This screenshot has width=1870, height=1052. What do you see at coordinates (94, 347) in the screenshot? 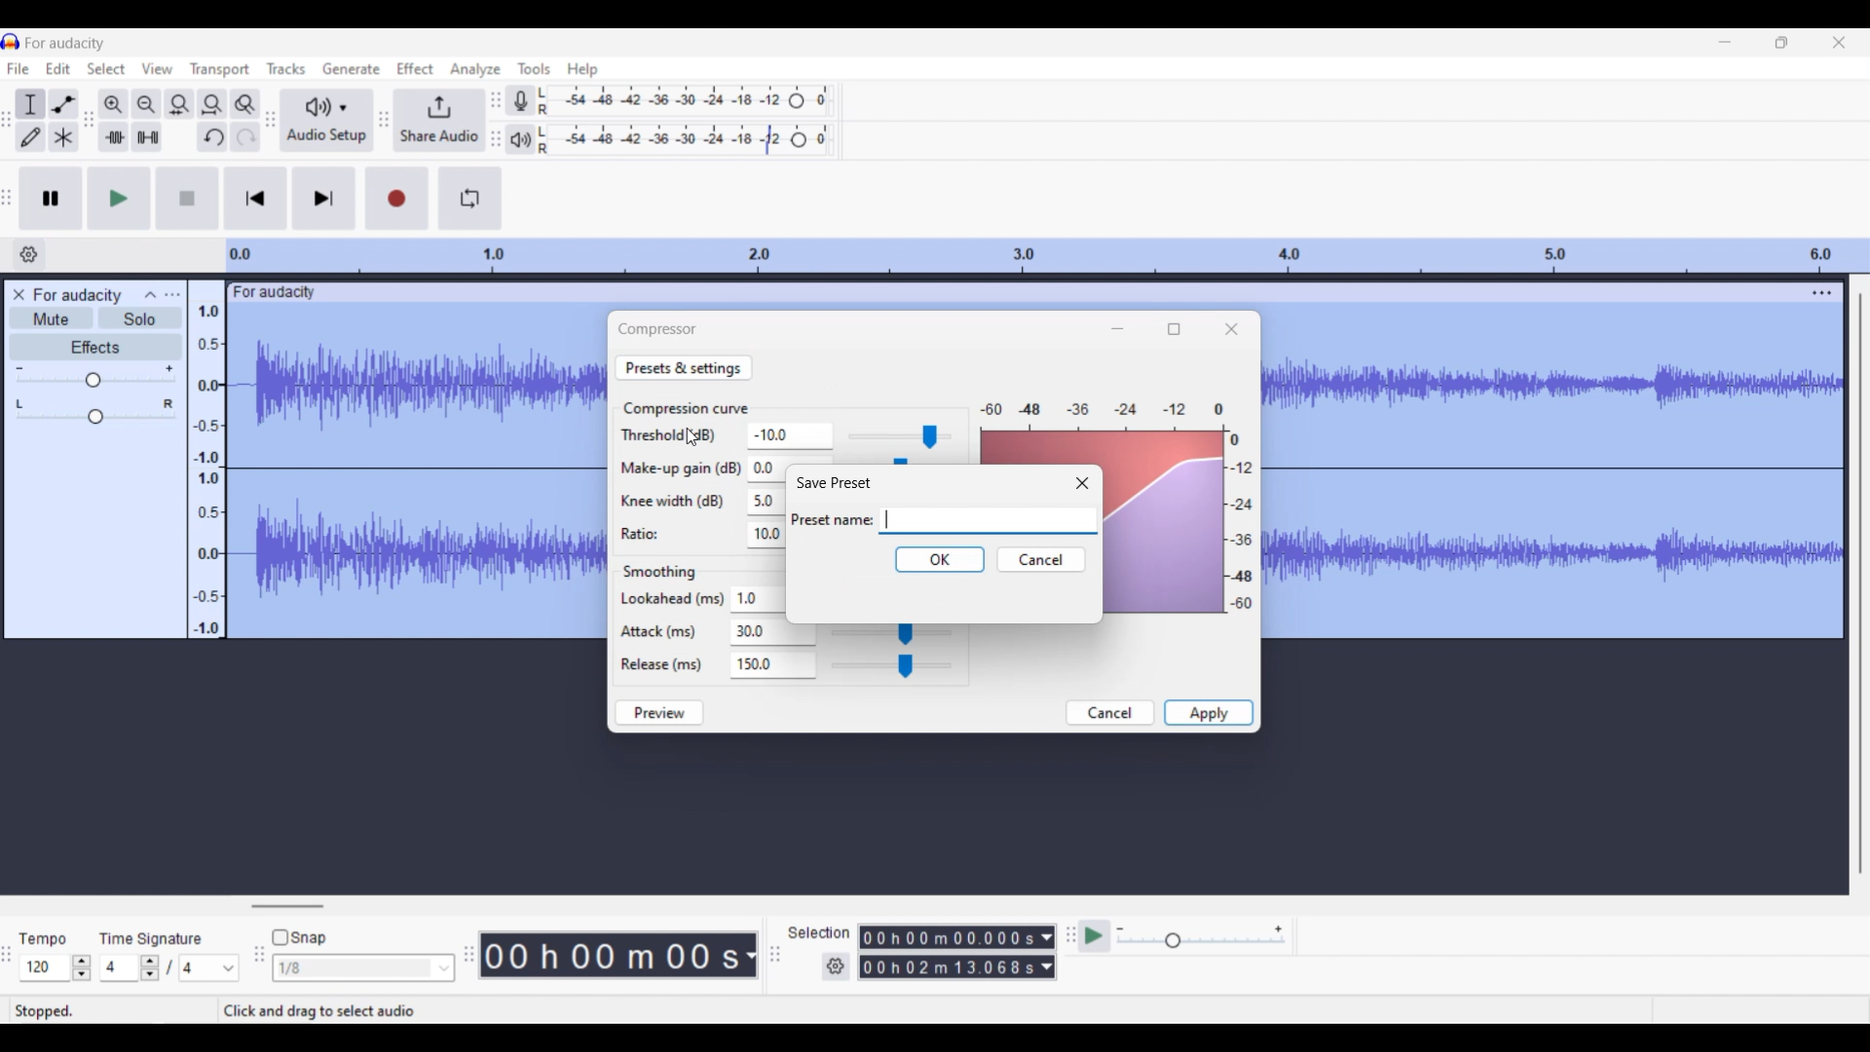
I see `Effects` at bounding box center [94, 347].